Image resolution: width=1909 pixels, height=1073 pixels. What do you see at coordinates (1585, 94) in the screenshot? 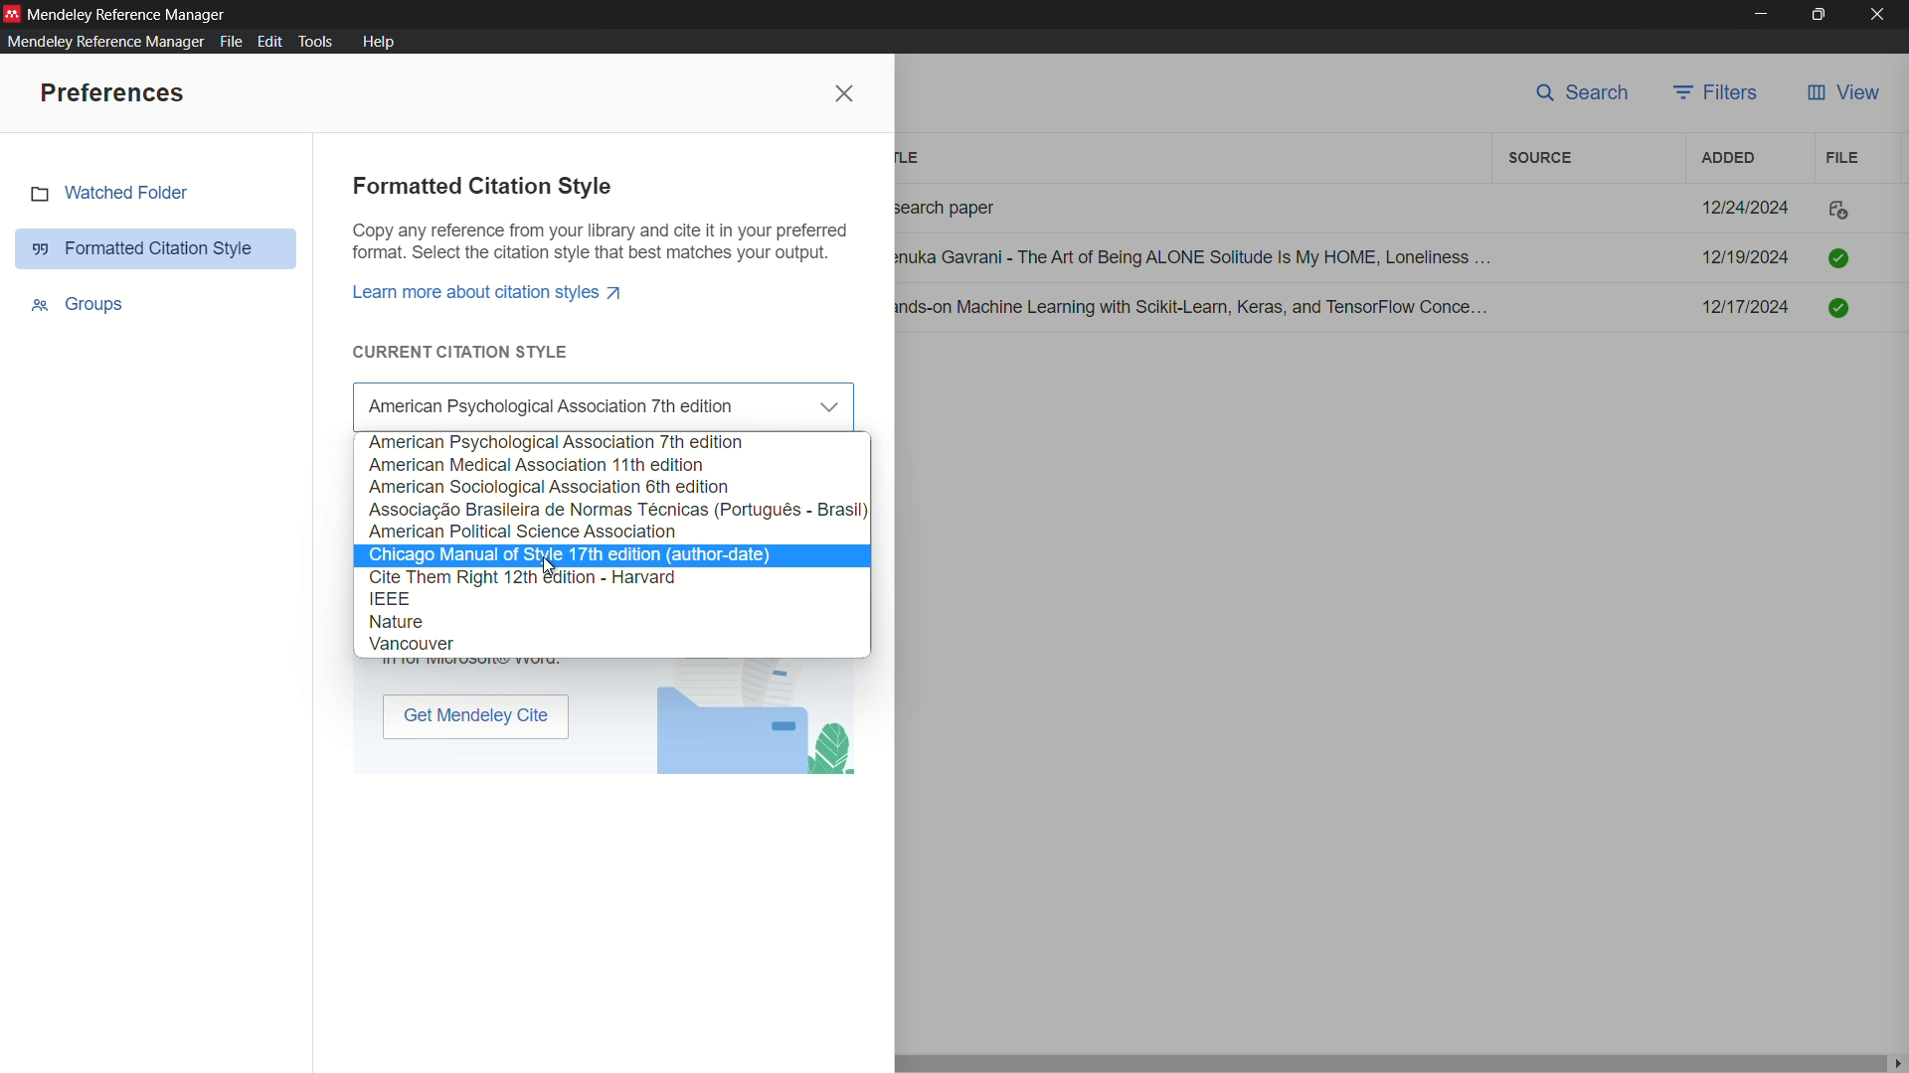
I see `search` at bounding box center [1585, 94].